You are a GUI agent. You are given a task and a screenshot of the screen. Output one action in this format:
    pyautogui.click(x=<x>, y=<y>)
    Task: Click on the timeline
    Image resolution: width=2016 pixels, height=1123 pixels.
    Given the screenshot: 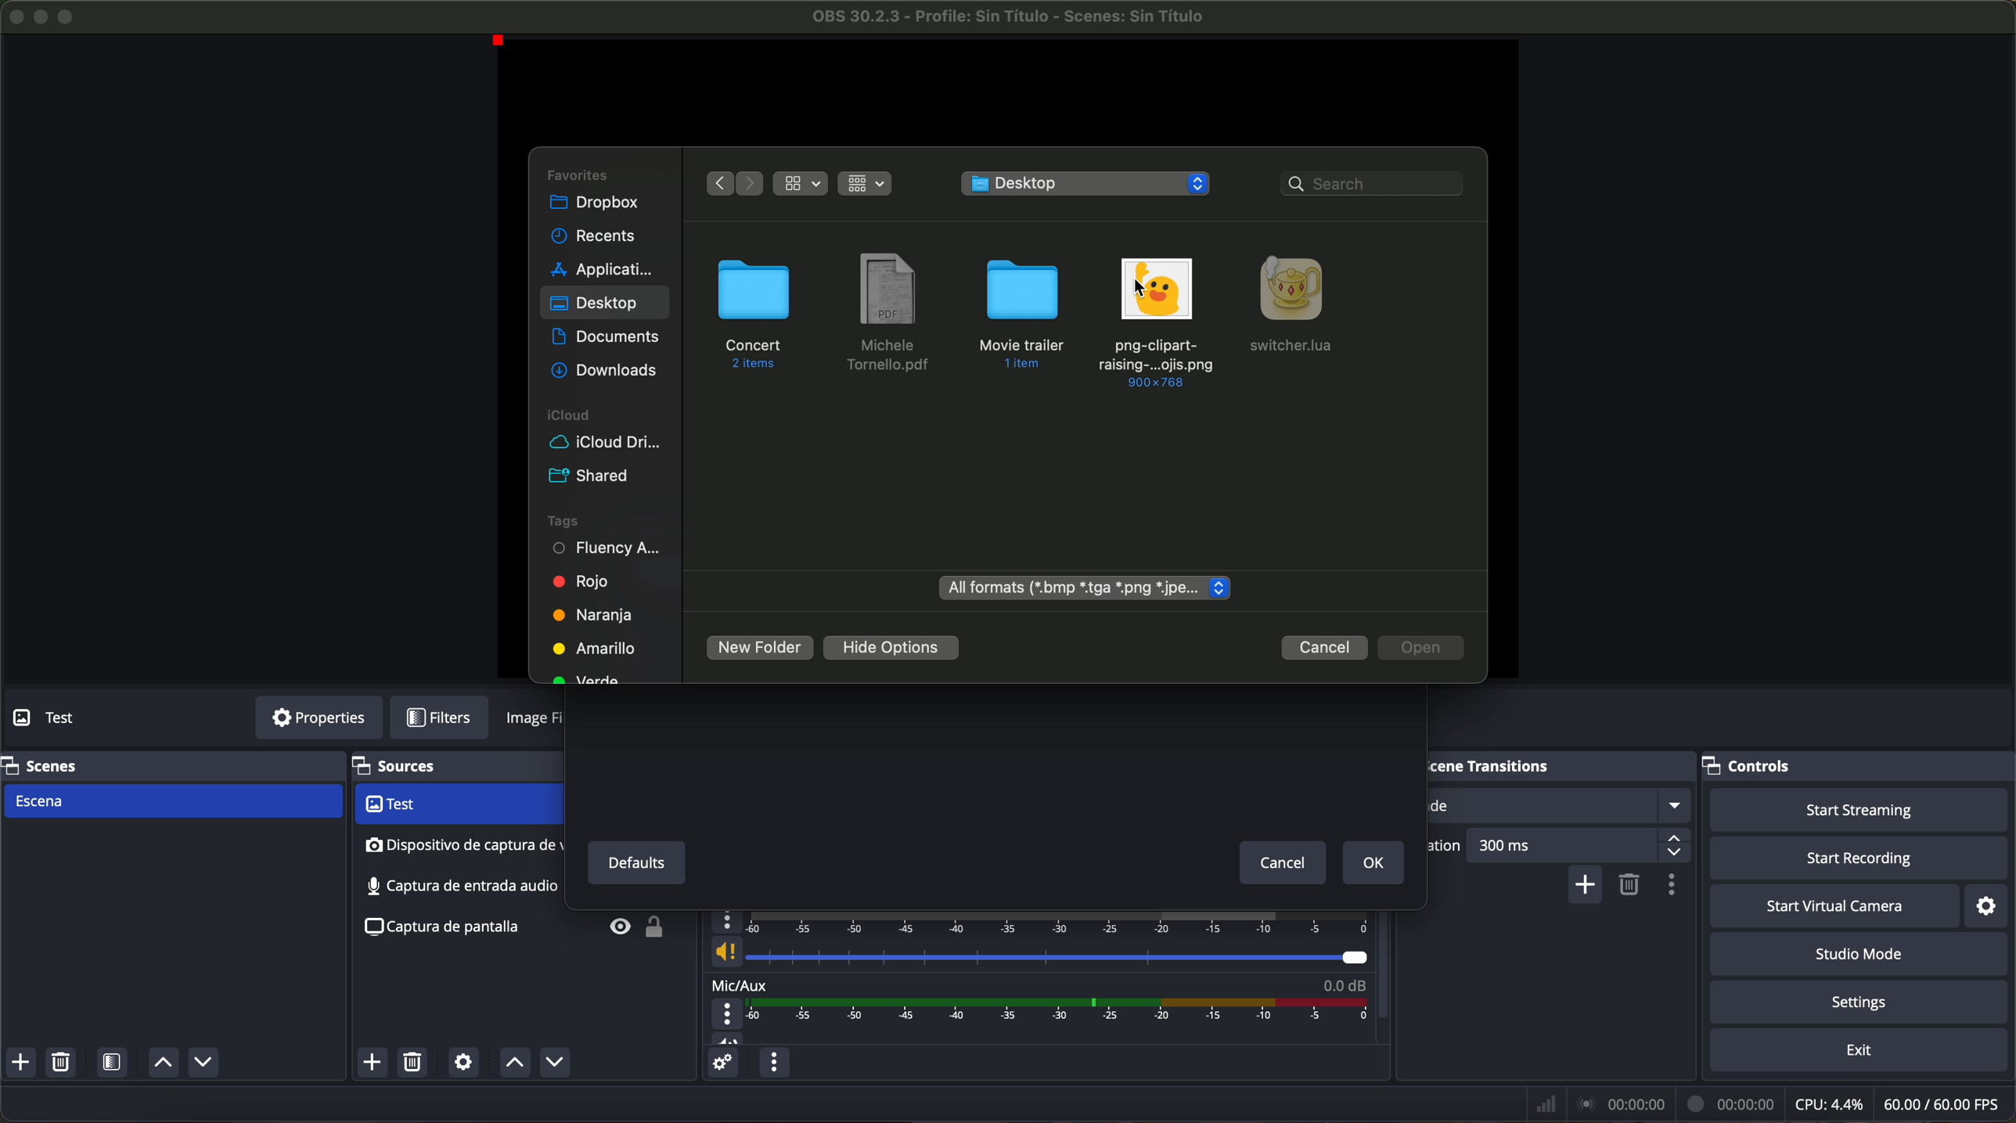 What is the action you would take?
    pyautogui.click(x=1063, y=1010)
    